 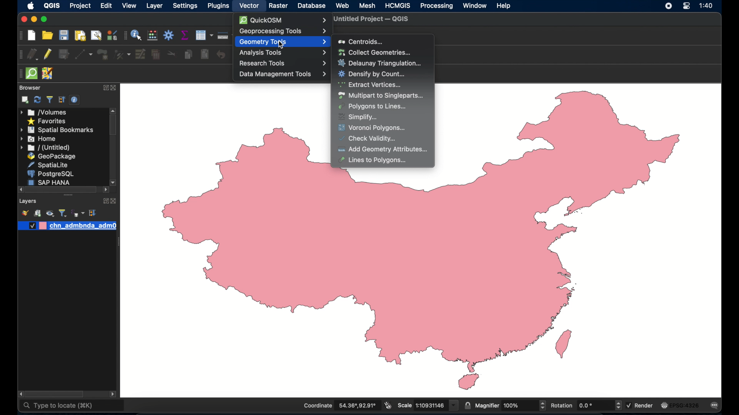 What do you see at coordinates (37, 100) in the screenshot?
I see `refresh` at bounding box center [37, 100].